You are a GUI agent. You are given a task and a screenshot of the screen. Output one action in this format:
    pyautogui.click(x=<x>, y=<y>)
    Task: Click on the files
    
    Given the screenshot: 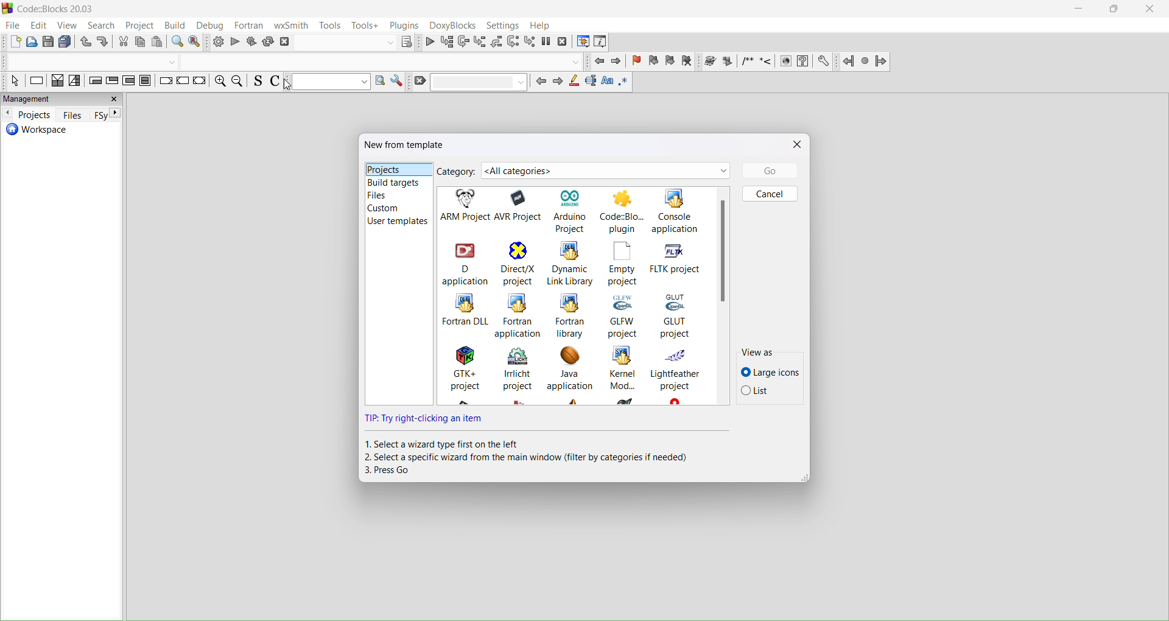 What is the action you would take?
    pyautogui.click(x=397, y=196)
    